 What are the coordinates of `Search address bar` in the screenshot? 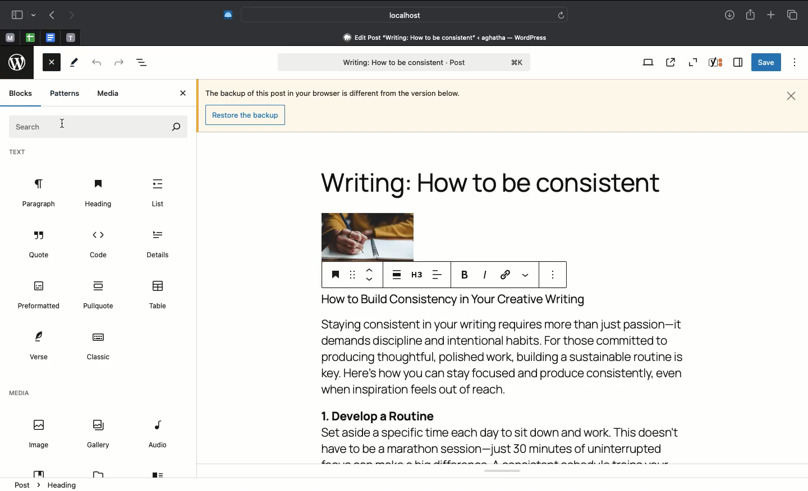 It's located at (403, 15).